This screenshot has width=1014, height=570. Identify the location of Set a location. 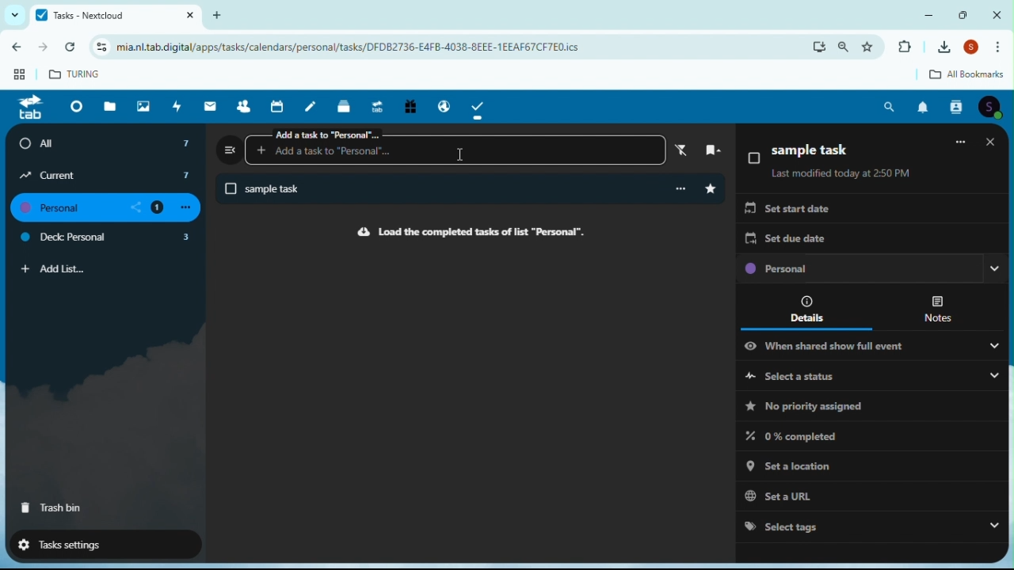
(863, 463).